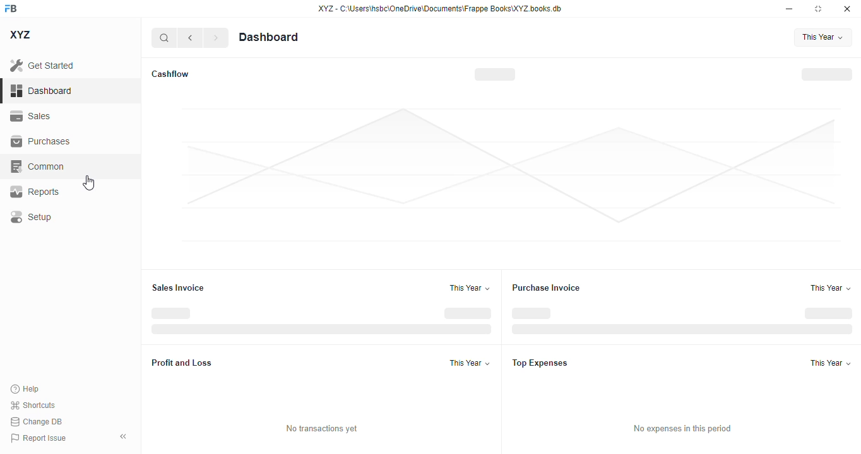  Describe the element at coordinates (829, 288) in the screenshot. I see `this year` at that location.